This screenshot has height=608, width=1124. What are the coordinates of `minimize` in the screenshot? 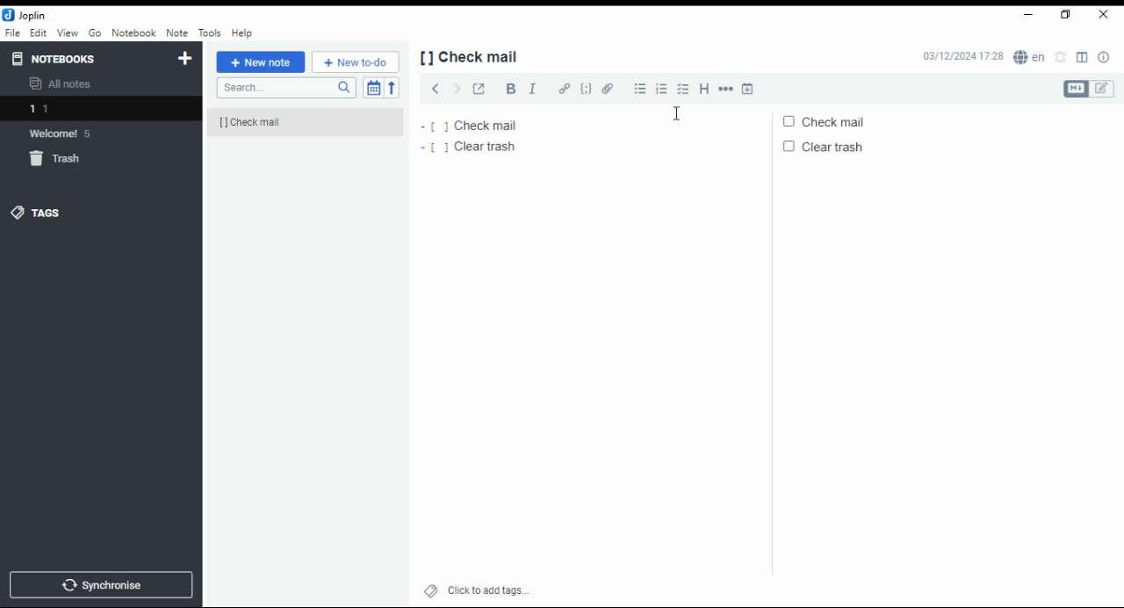 It's located at (1027, 14).